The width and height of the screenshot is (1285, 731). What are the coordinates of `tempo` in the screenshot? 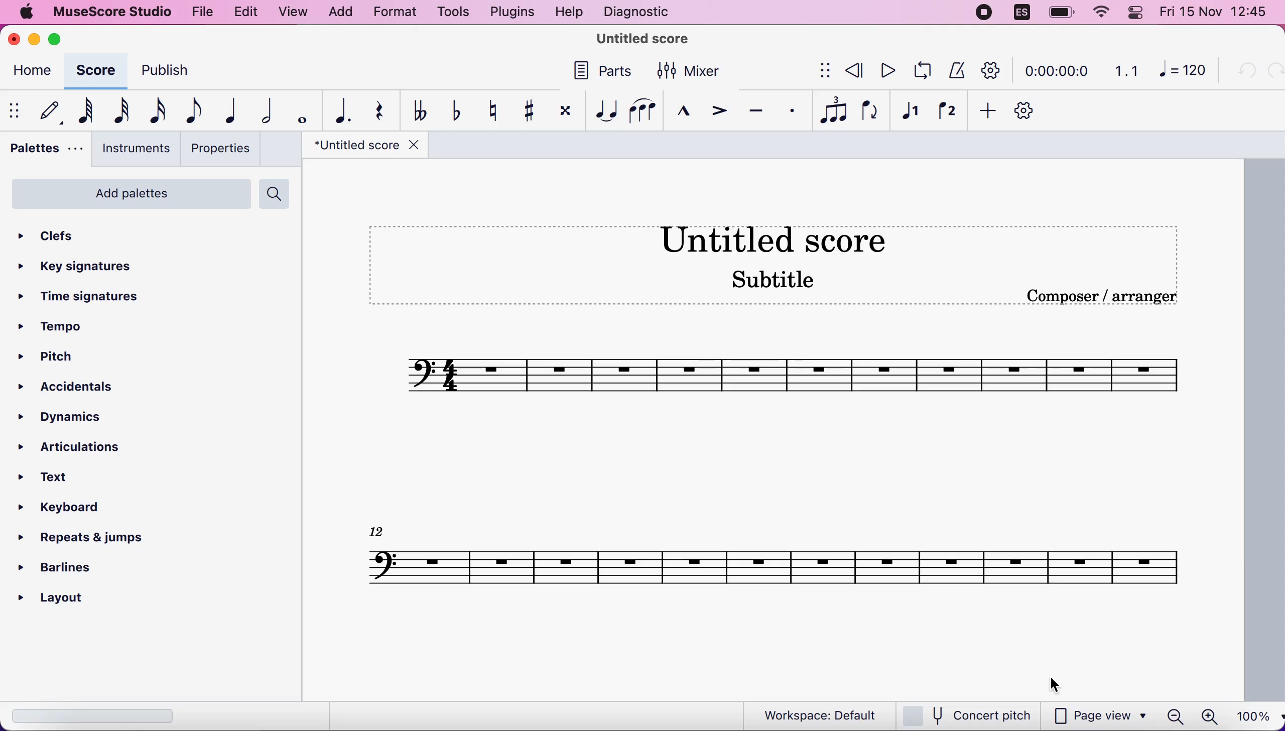 It's located at (55, 327).